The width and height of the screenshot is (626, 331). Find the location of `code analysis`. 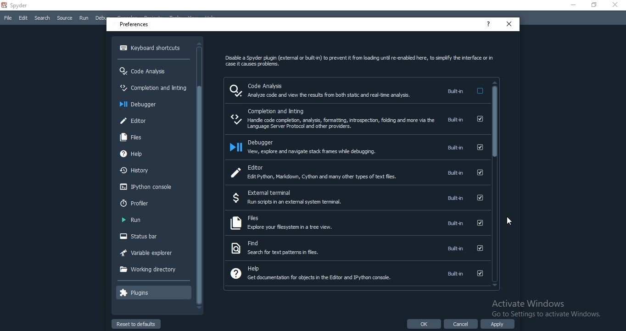

code analysis is located at coordinates (356, 91).